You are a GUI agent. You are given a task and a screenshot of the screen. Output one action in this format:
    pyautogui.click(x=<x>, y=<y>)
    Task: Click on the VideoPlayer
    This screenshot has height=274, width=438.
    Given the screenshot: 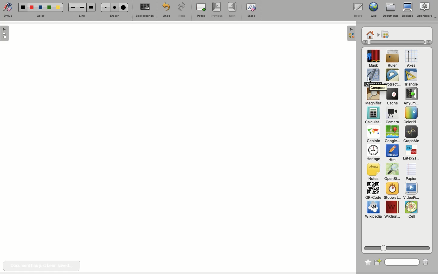 What is the action you would take?
    pyautogui.click(x=411, y=191)
    